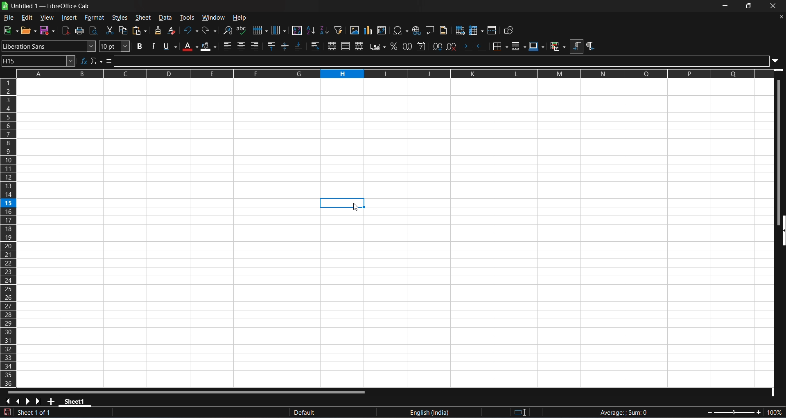  What do you see at coordinates (171, 46) in the screenshot?
I see `underlinr` at bounding box center [171, 46].